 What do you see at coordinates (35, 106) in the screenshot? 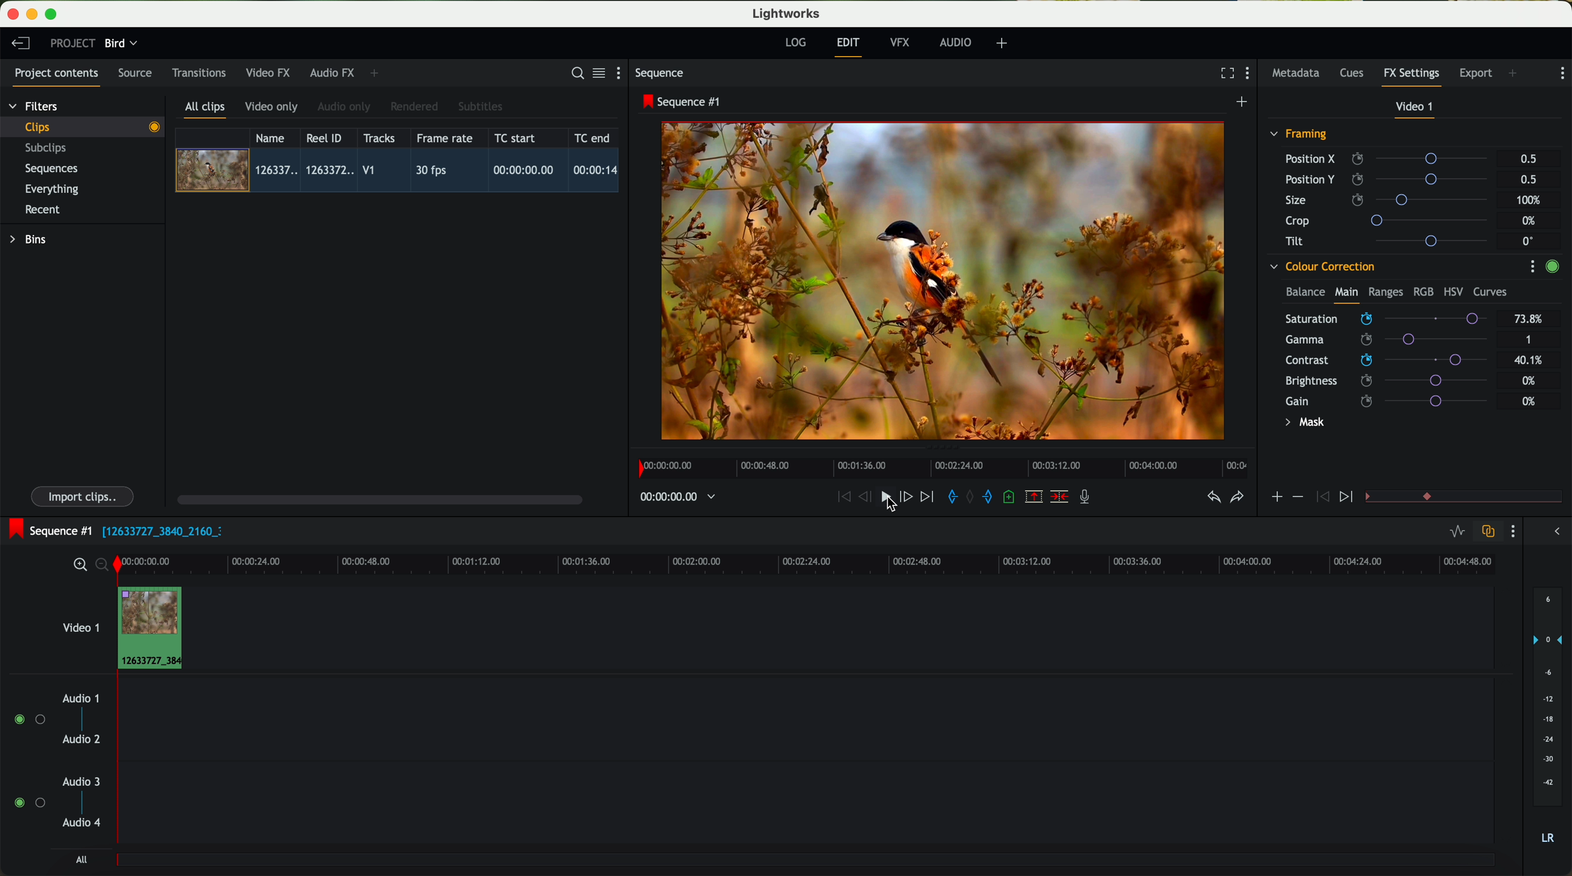
I see `filters` at bounding box center [35, 106].